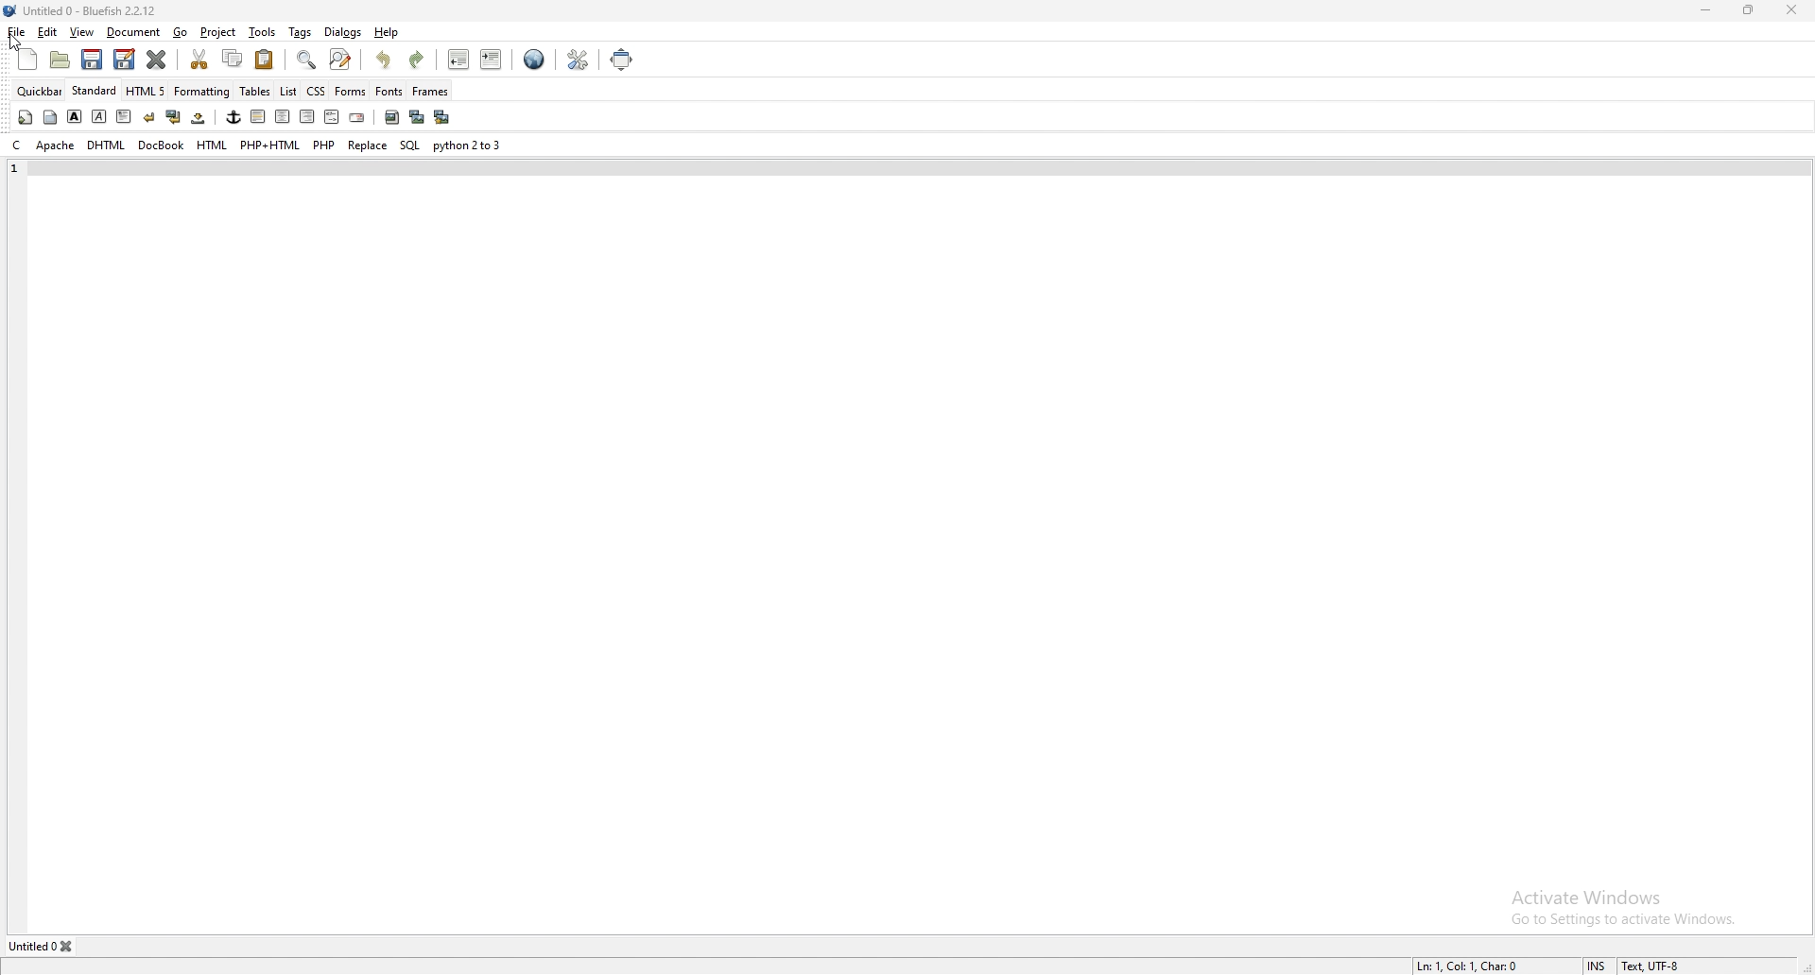 The height and width of the screenshot is (975, 1815). I want to click on view, so click(81, 32).